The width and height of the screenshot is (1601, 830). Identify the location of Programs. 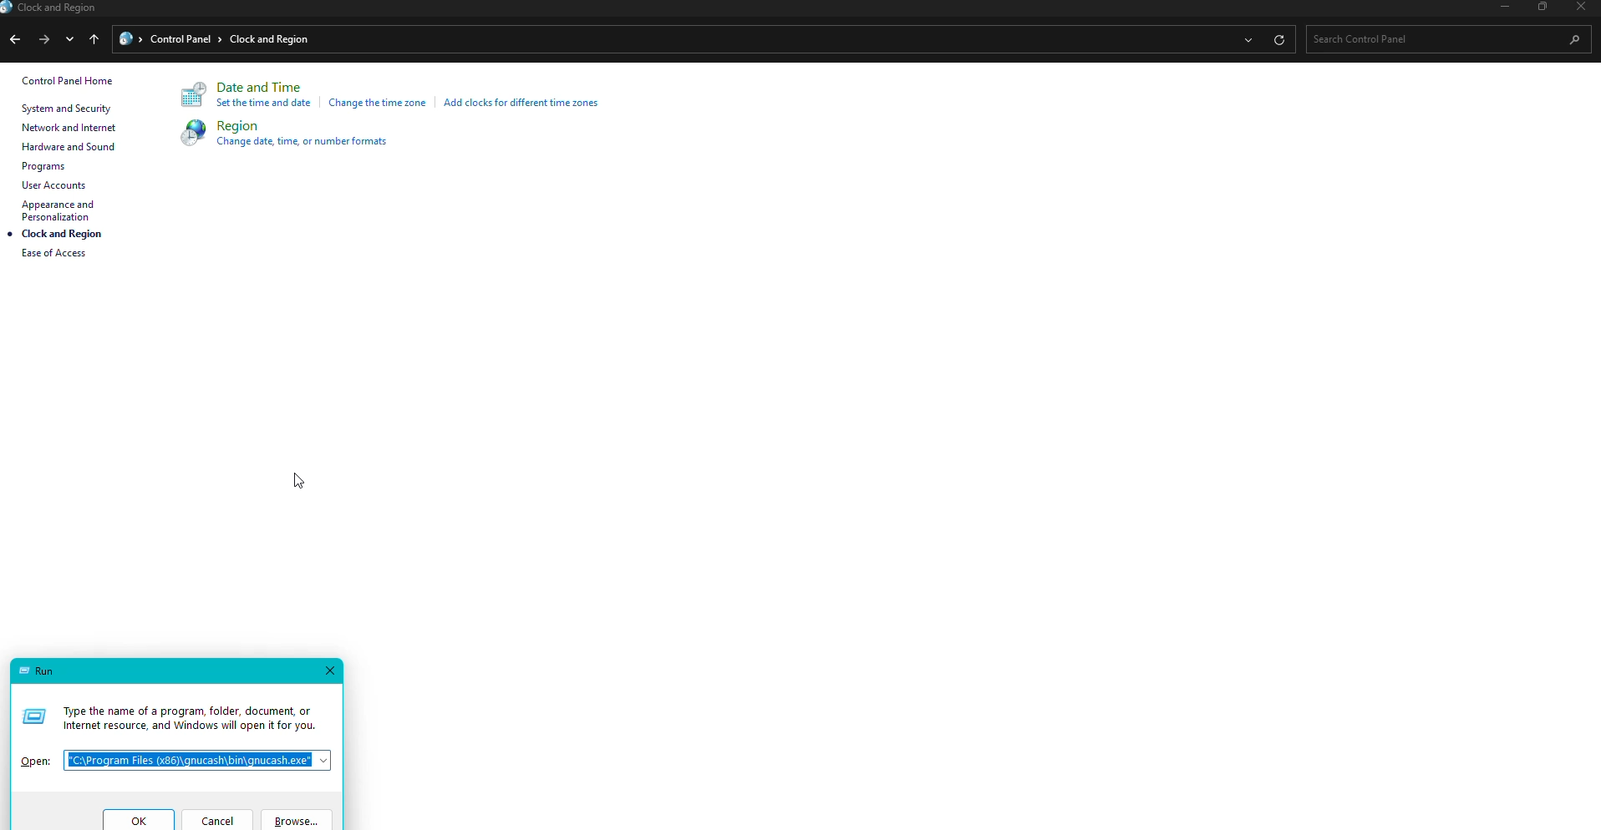
(45, 167).